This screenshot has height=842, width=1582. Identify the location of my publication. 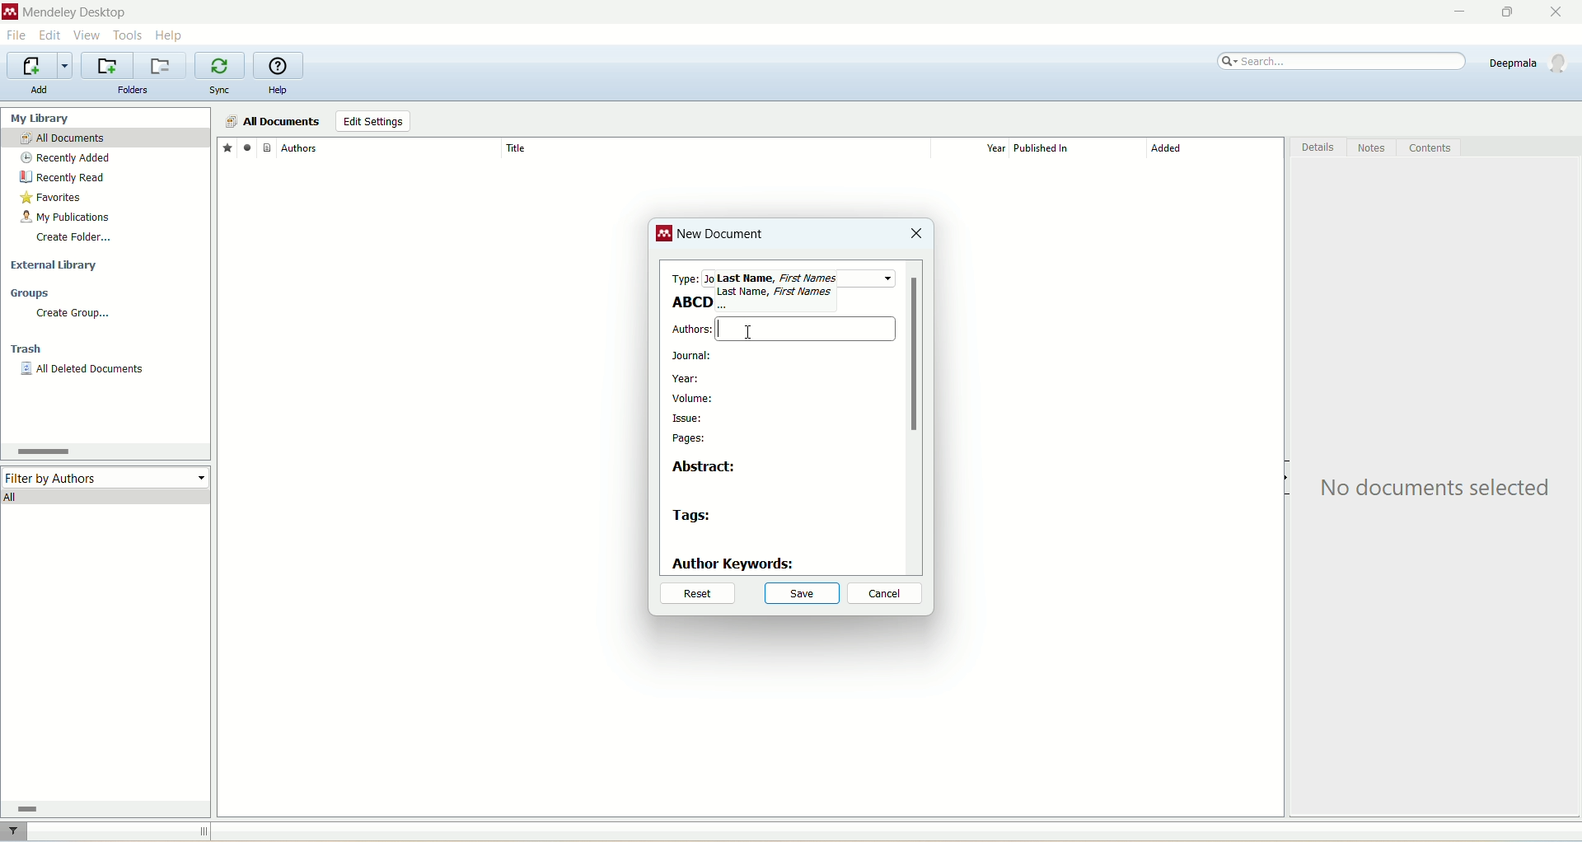
(68, 218).